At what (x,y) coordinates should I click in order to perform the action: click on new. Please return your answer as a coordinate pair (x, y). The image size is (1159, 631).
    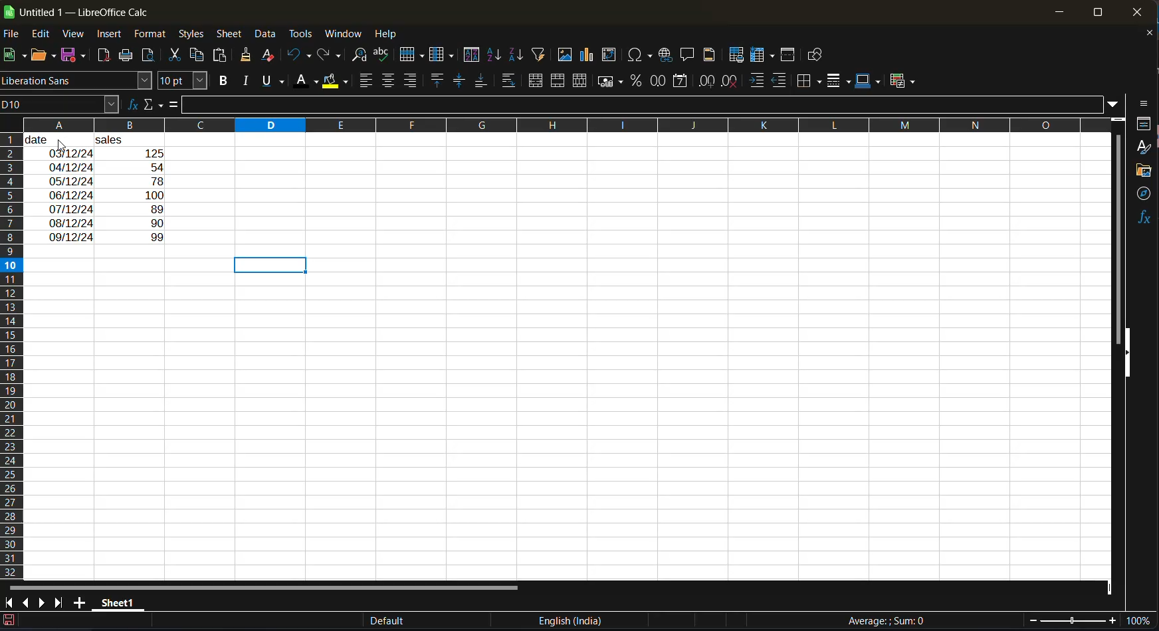
    Looking at the image, I should click on (11, 56).